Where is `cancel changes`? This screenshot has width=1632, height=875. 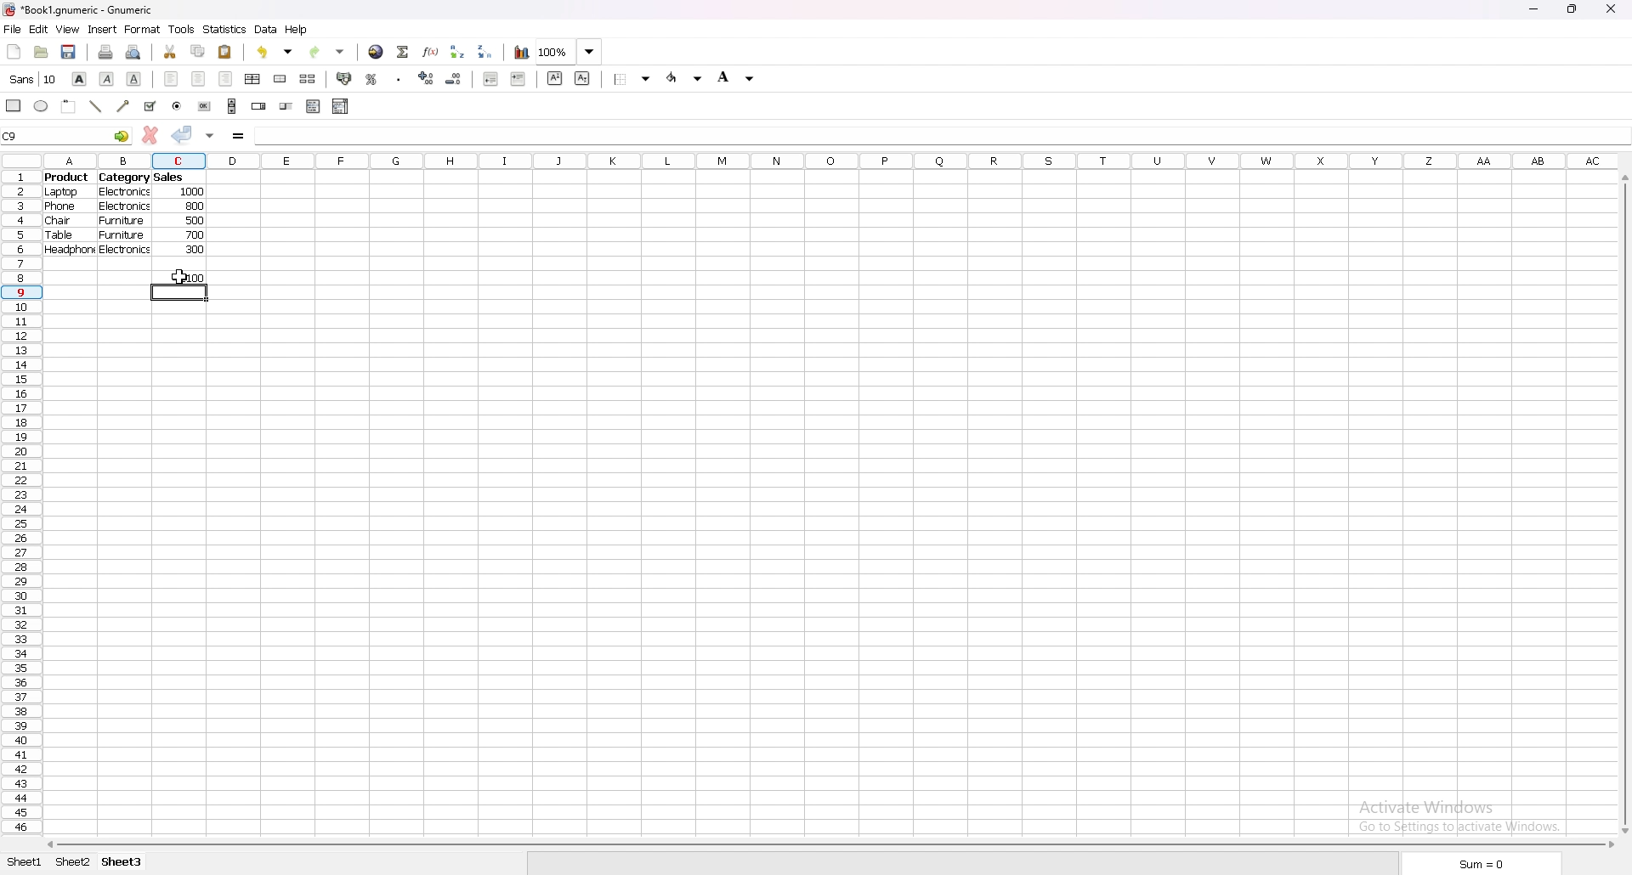
cancel changes is located at coordinates (150, 134).